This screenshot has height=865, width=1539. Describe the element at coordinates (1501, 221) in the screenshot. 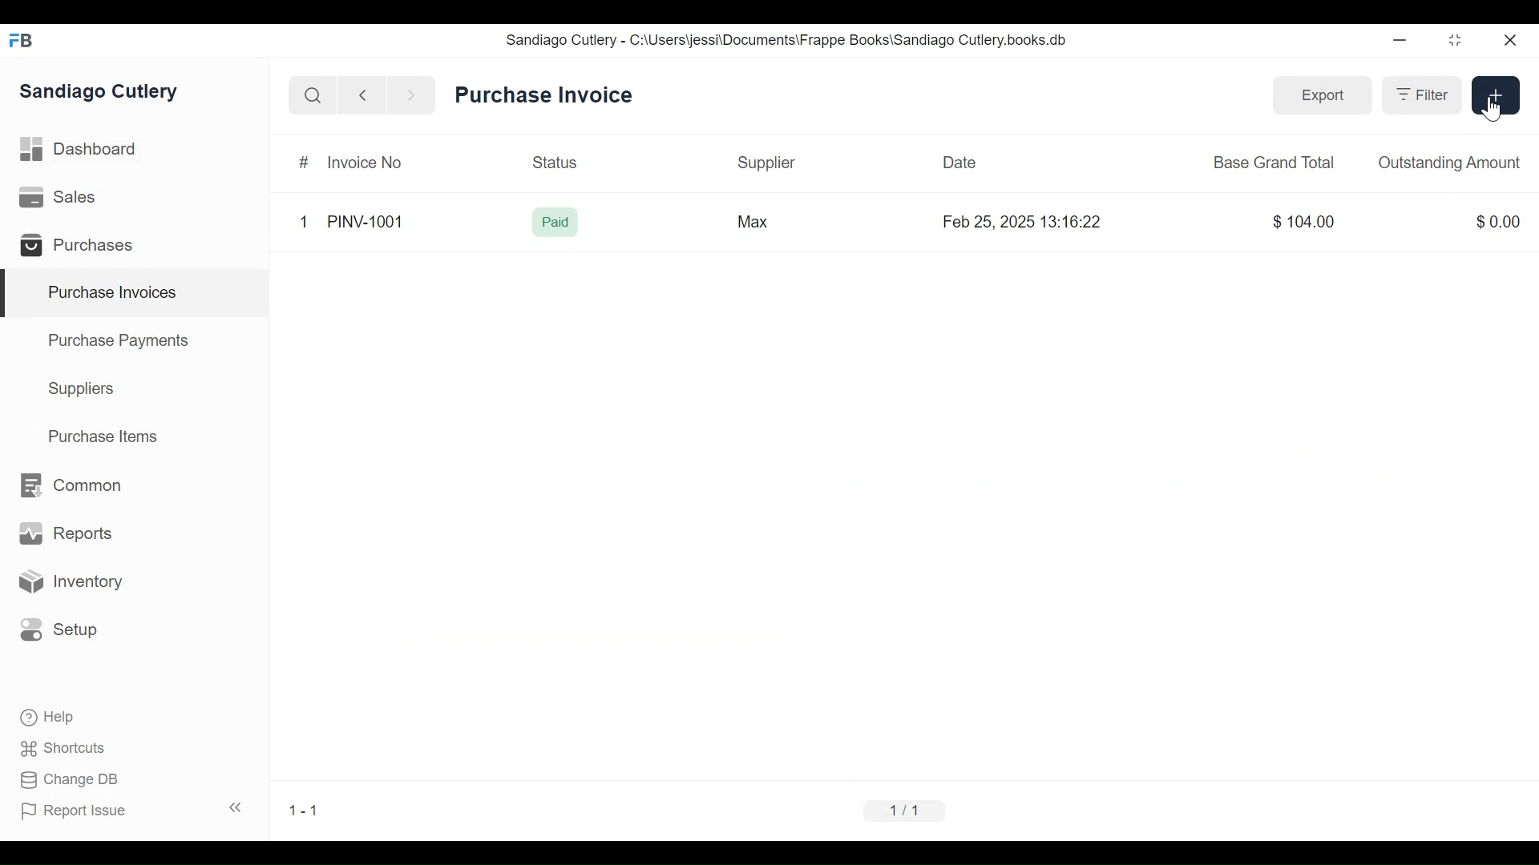

I see `$0.00` at that location.